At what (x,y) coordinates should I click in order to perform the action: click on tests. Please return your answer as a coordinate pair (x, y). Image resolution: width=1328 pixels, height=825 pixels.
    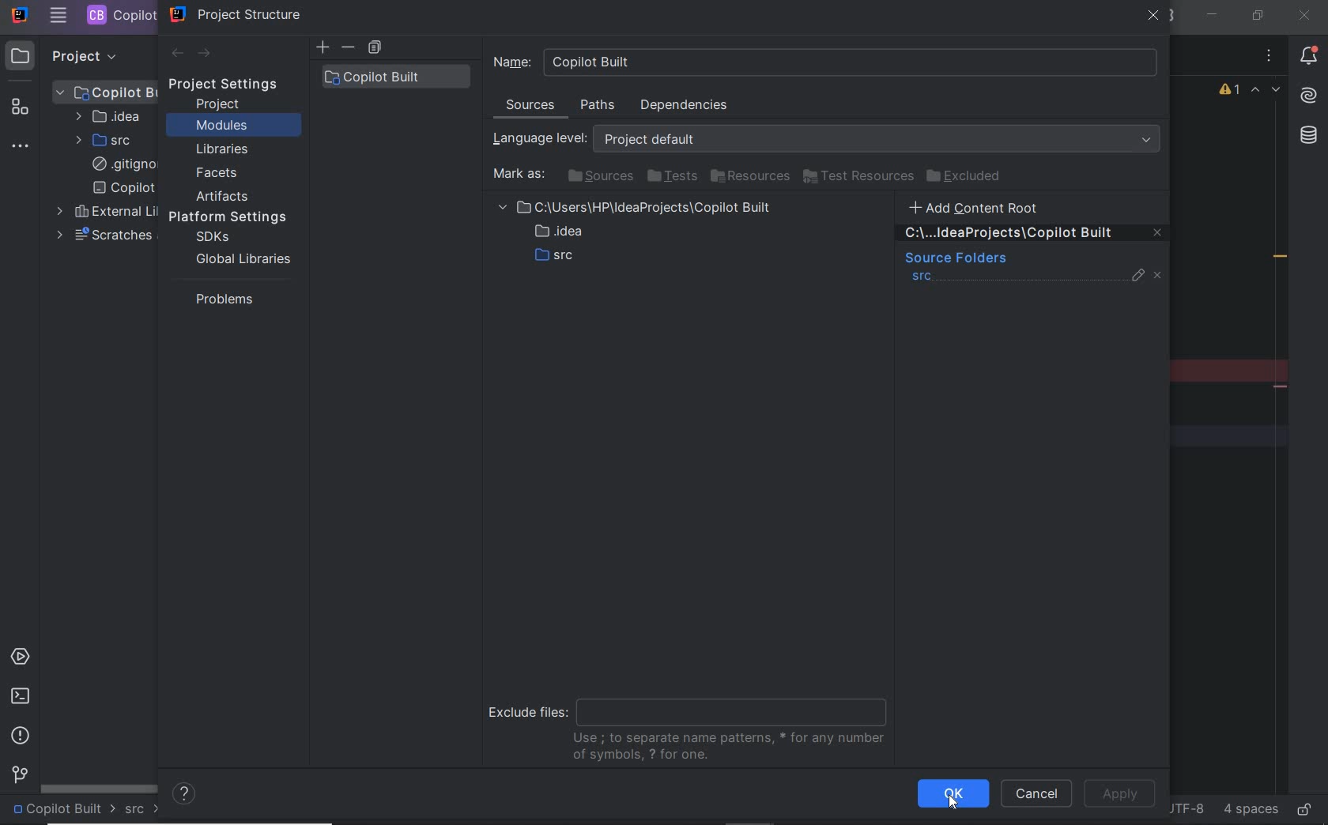
    Looking at the image, I should click on (672, 177).